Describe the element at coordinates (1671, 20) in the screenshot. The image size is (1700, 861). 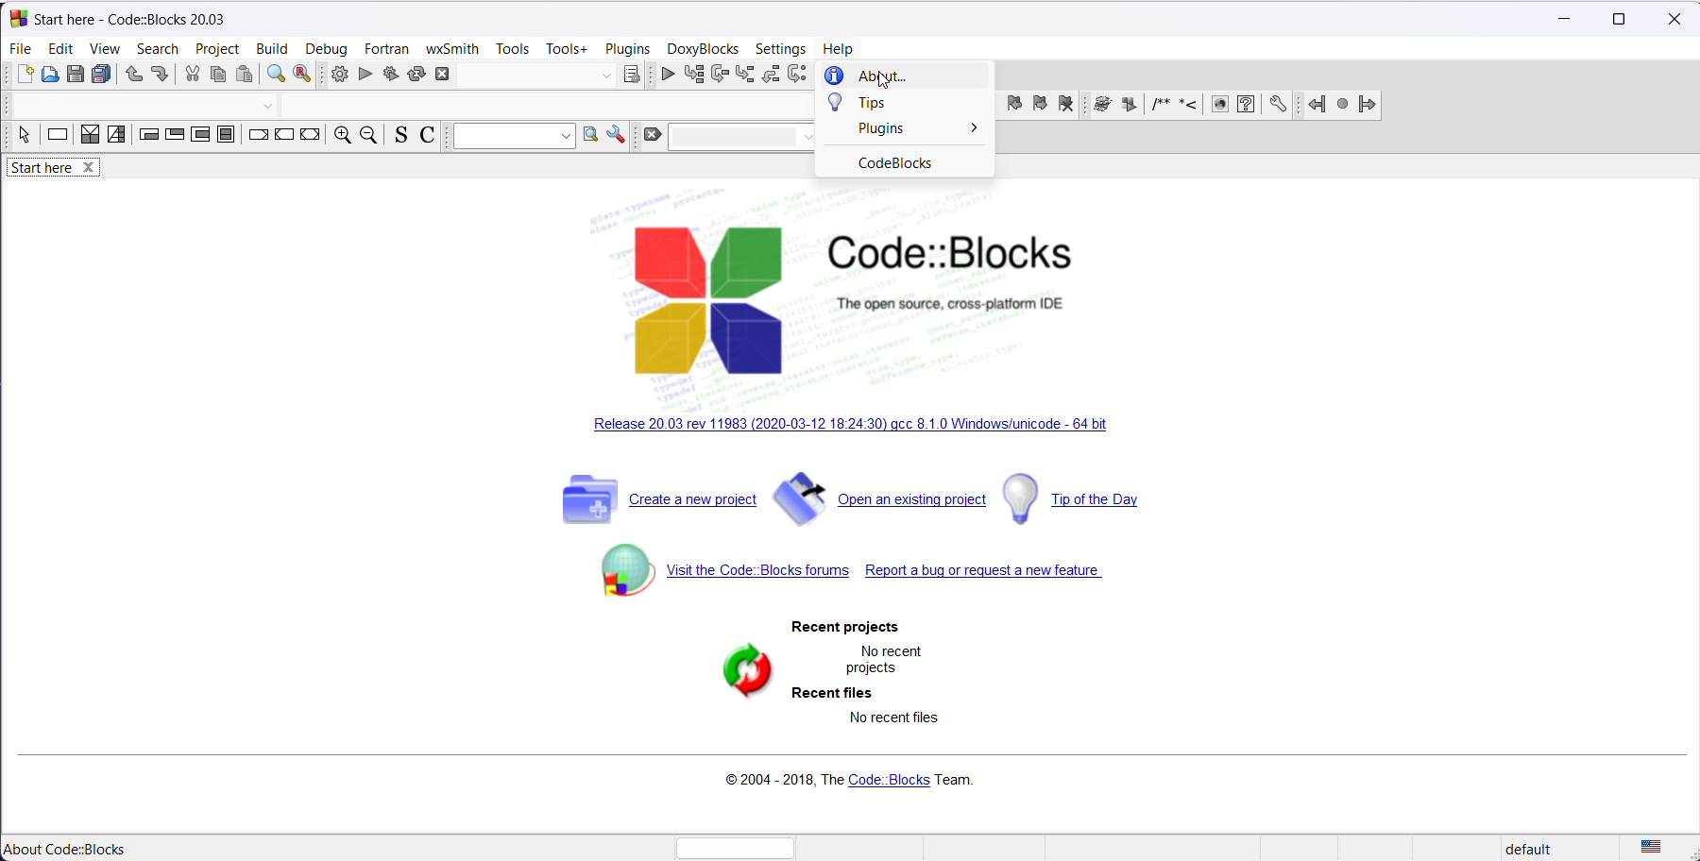
I see `close` at that location.